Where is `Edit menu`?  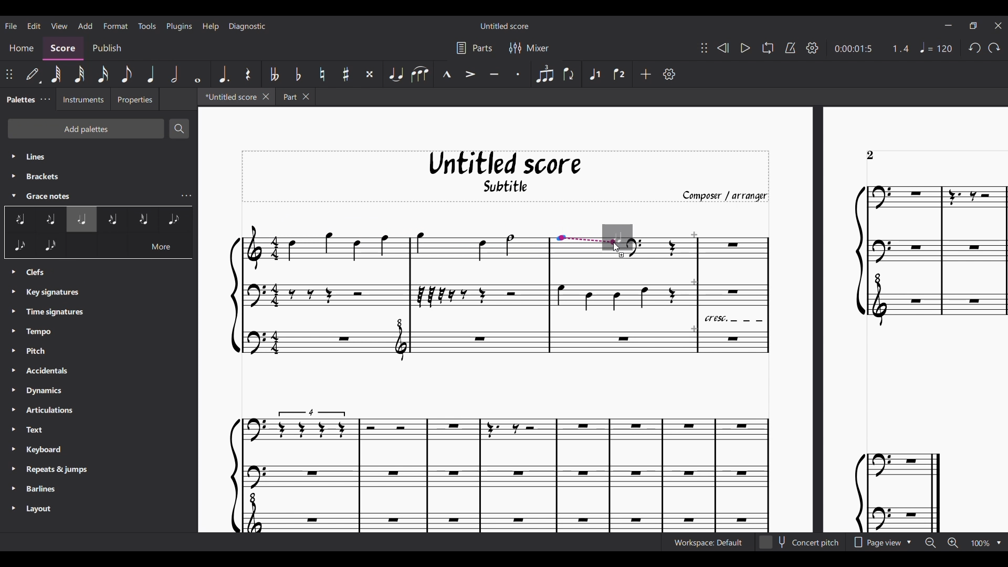 Edit menu is located at coordinates (34, 25).